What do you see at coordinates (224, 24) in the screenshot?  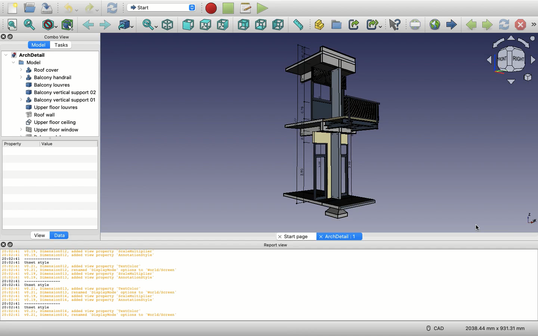 I see `Right` at bounding box center [224, 24].